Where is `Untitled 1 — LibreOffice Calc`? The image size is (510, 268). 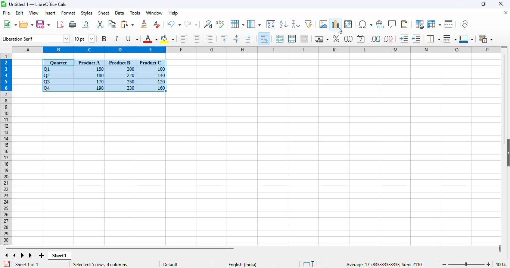
Untitled 1 — LibreOffice Calc is located at coordinates (38, 4).